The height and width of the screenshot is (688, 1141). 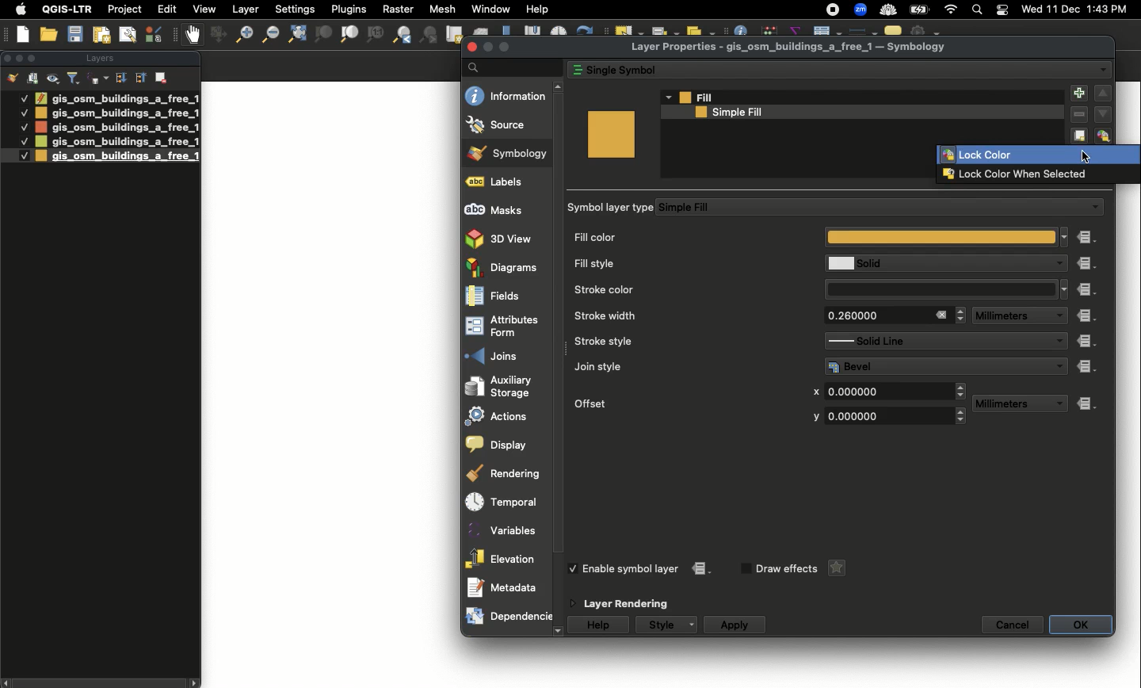 I want to click on Simple Fill, so click(x=867, y=208).